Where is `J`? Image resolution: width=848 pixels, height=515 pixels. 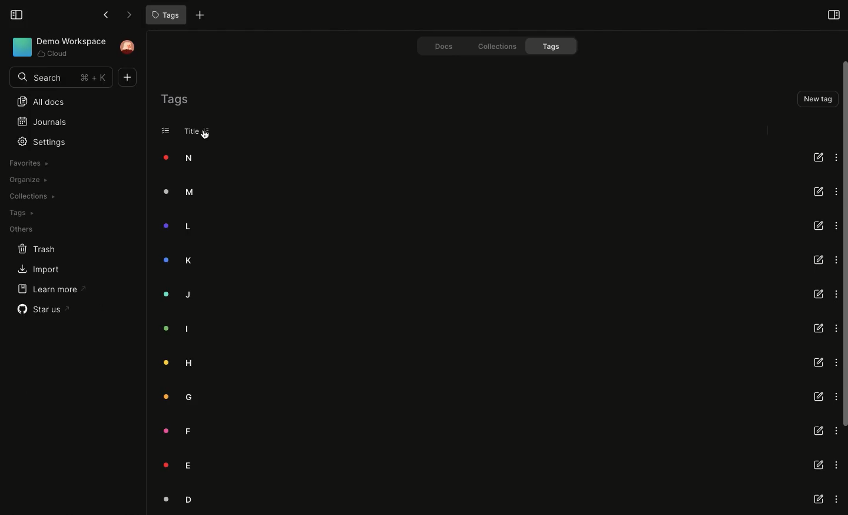 J is located at coordinates (175, 293).